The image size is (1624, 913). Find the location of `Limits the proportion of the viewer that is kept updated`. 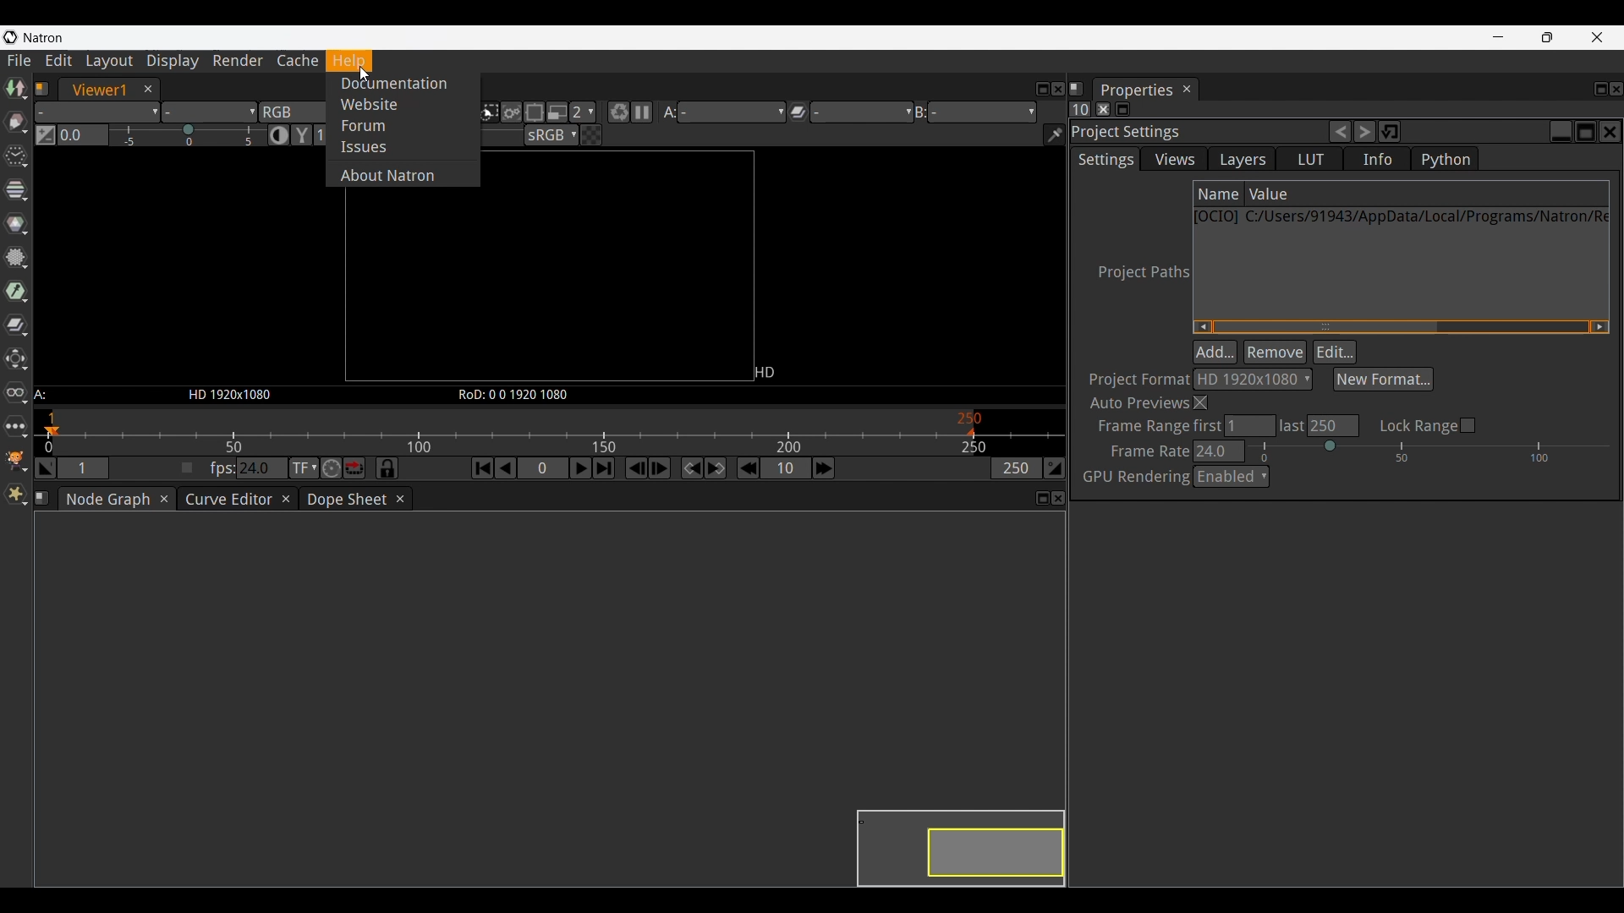

Limits the proportion of the viewer that is kept updated is located at coordinates (535, 112).